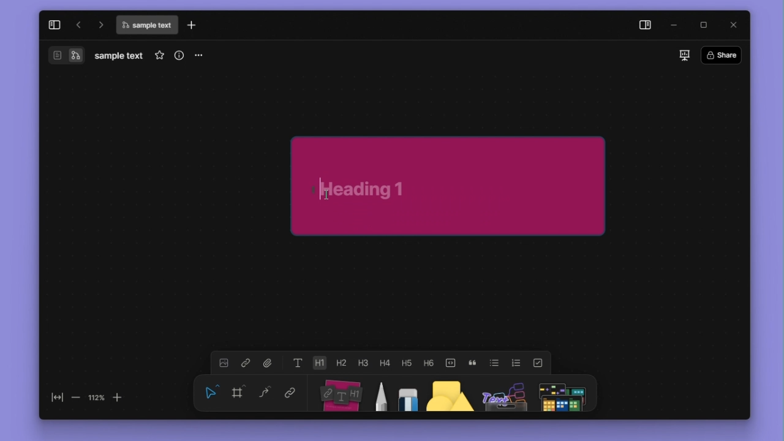 The width and height of the screenshot is (784, 441). What do you see at coordinates (407, 363) in the screenshot?
I see `Heading 5` at bounding box center [407, 363].